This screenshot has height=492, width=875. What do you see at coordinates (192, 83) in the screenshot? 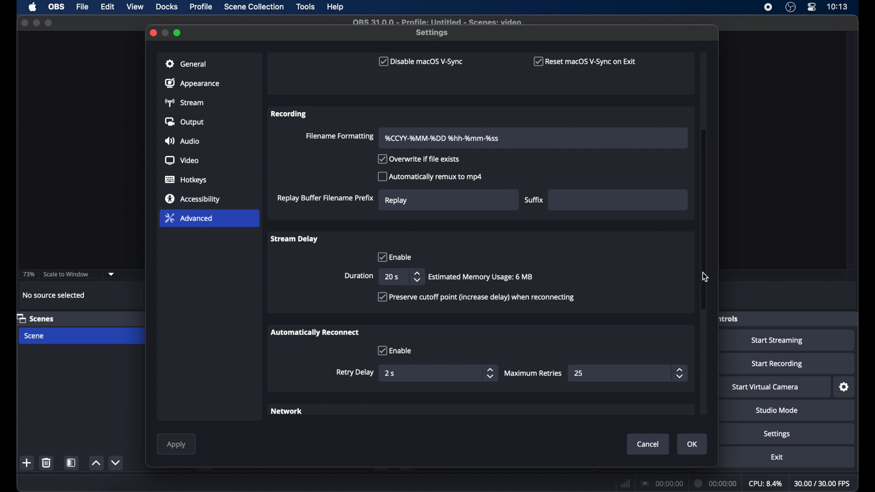
I see `appearance` at bounding box center [192, 83].